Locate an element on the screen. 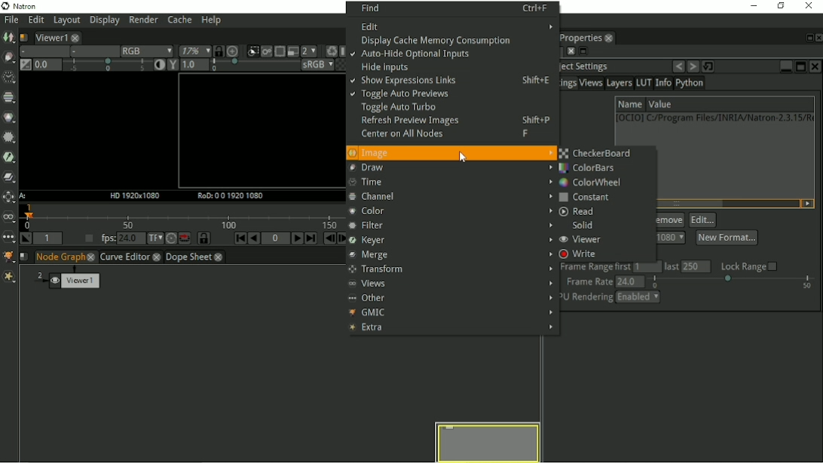  Minimize is located at coordinates (785, 65).